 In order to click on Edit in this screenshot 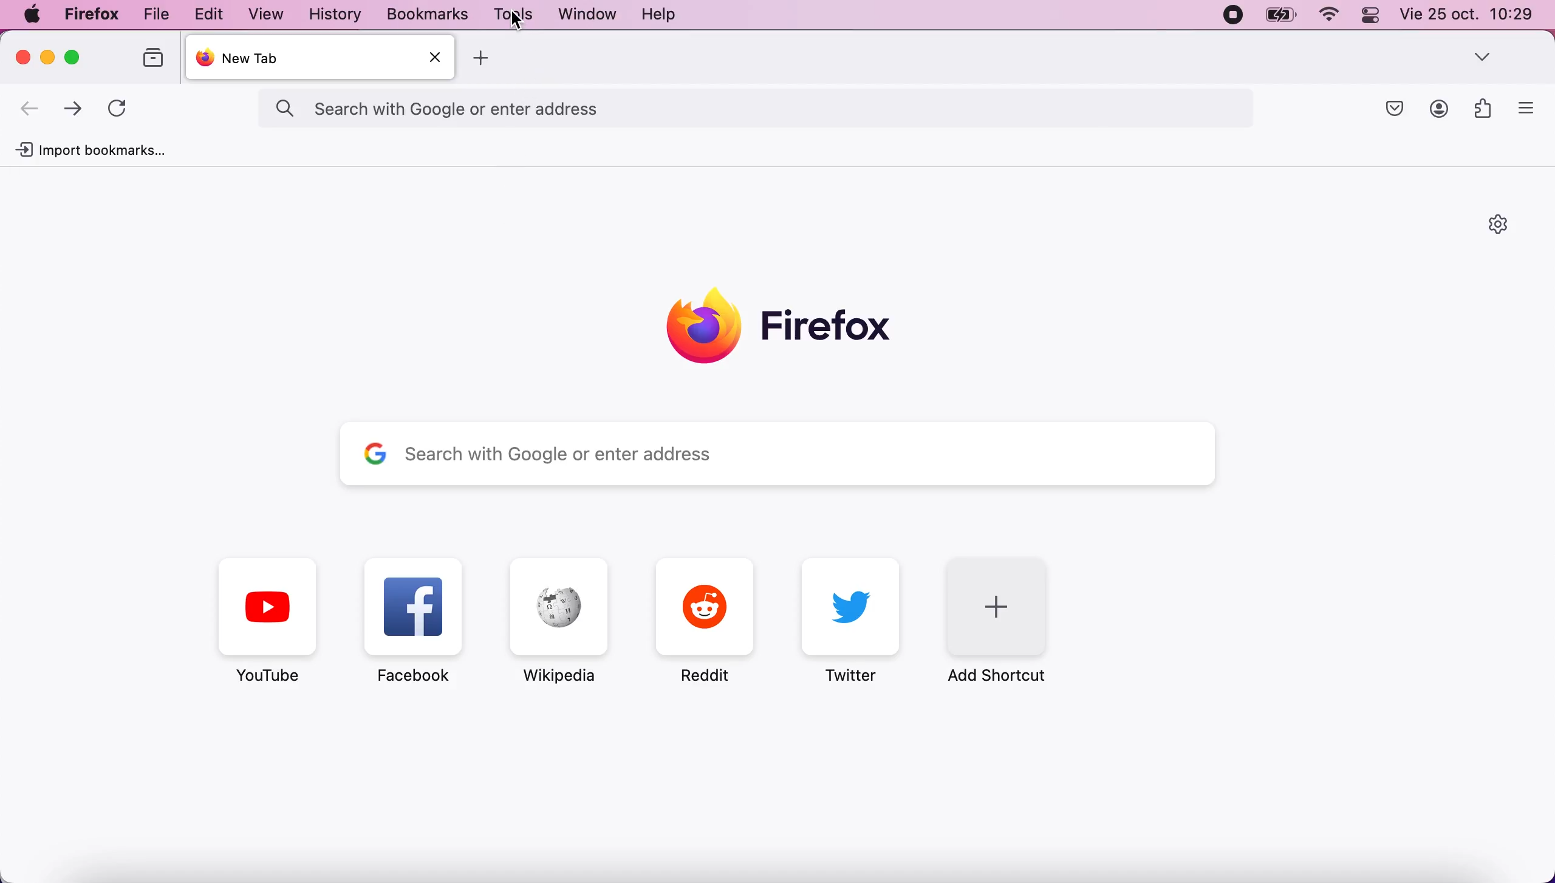, I will do `click(210, 14)`.